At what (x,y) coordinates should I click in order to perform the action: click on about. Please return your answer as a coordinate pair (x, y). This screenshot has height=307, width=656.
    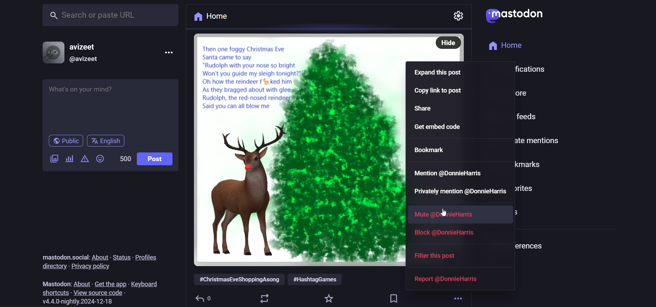
    Looking at the image, I should click on (100, 256).